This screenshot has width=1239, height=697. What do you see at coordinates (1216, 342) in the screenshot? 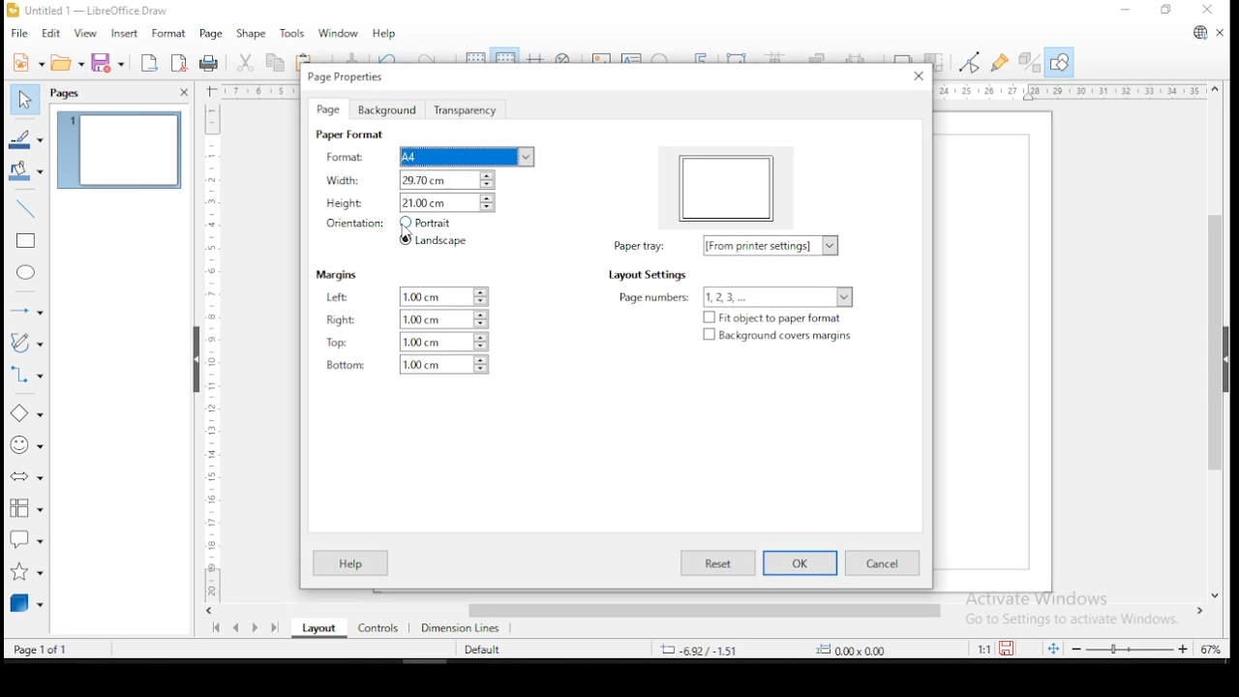
I see `scroll bar` at bounding box center [1216, 342].